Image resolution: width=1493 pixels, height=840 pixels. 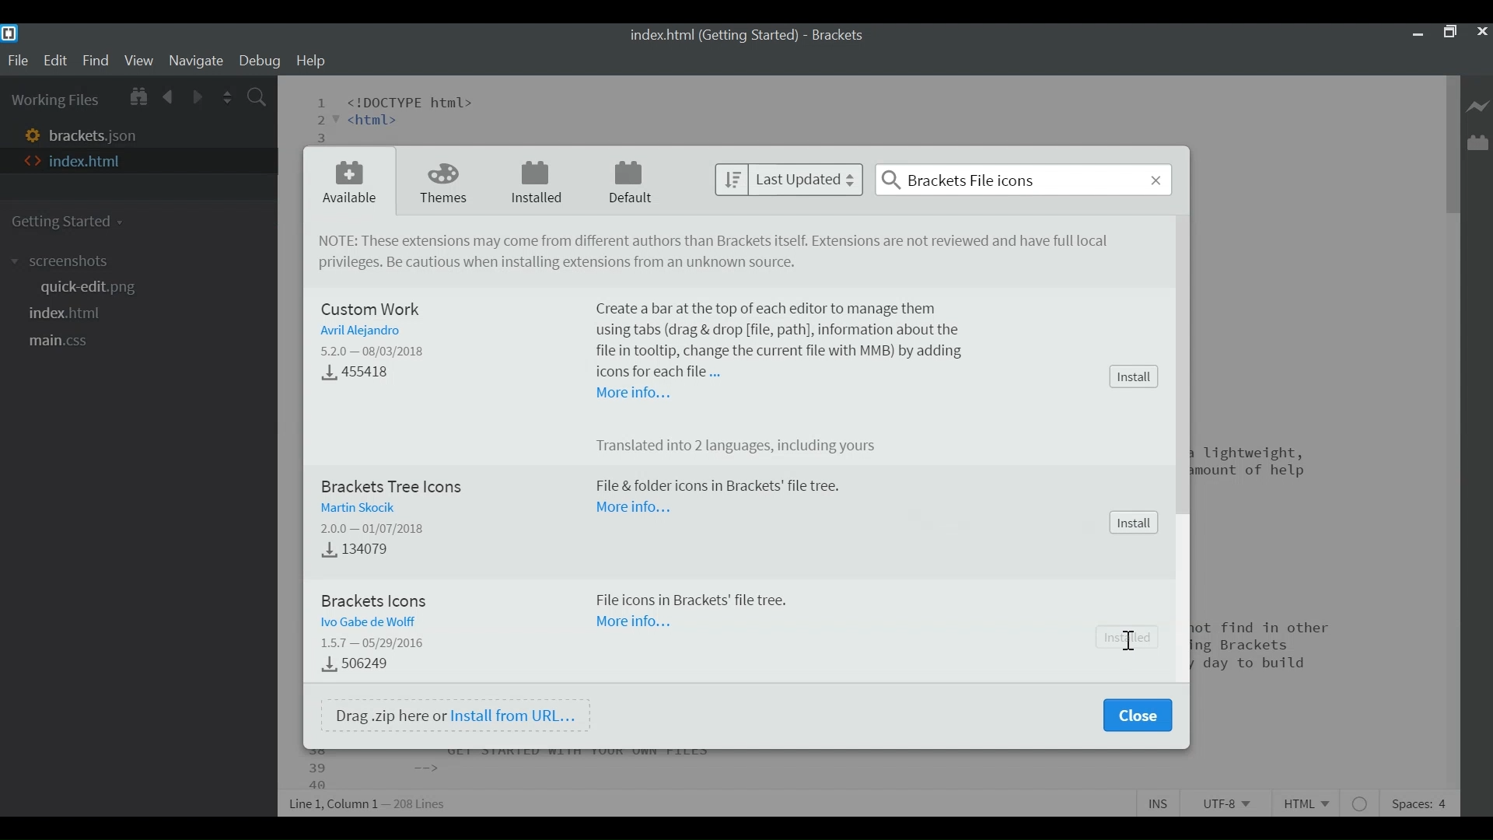 What do you see at coordinates (197, 96) in the screenshot?
I see `Navigate Forward` at bounding box center [197, 96].